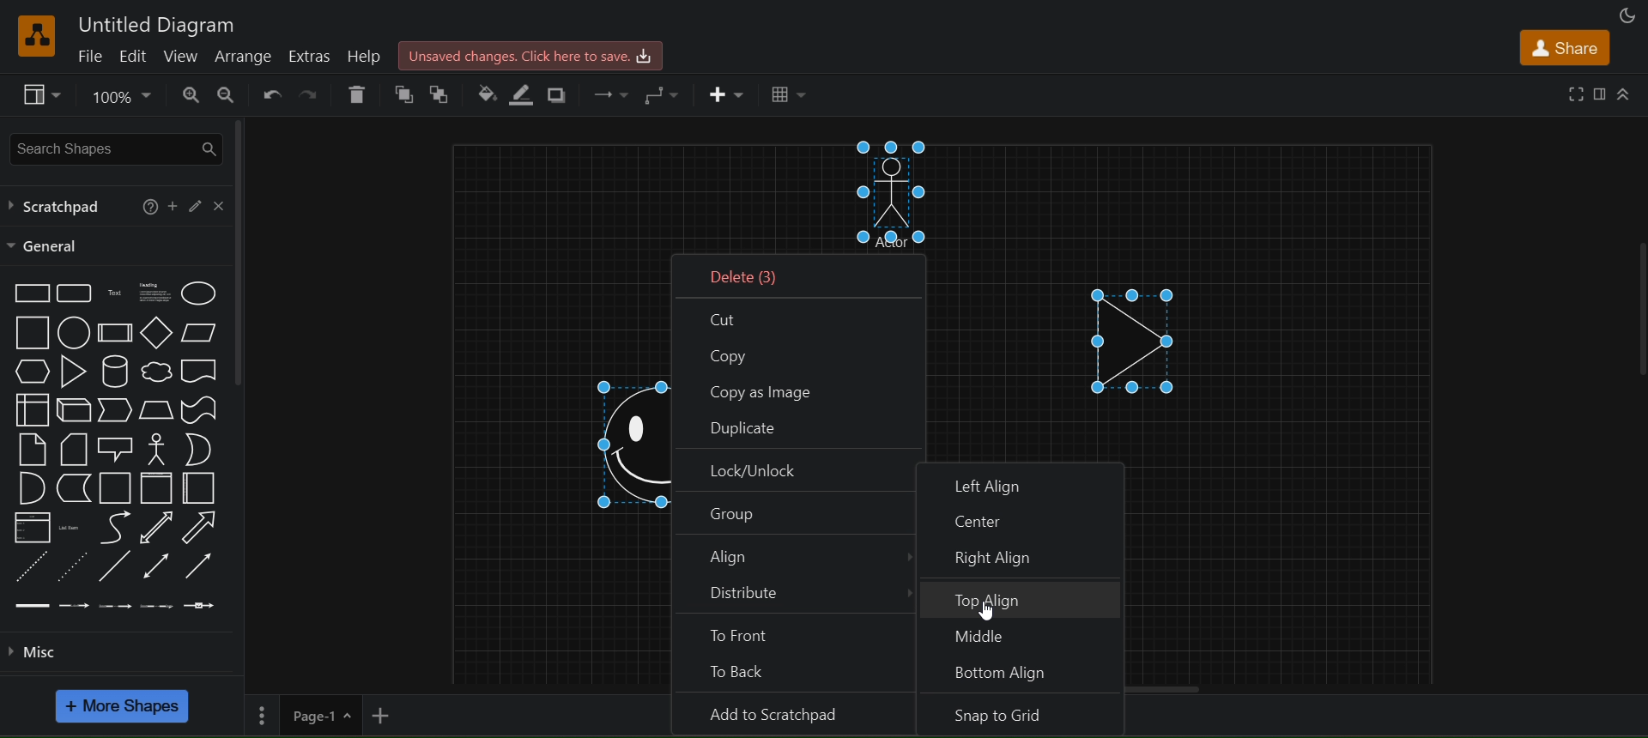  What do you see at coordinates (403, 91) in the screenshot?
I see `to front` at bounding box center [403, 91].